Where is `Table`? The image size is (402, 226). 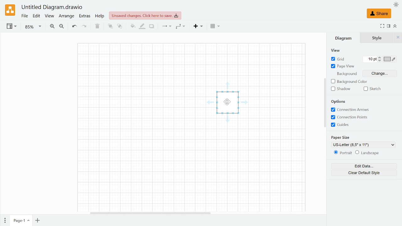
Table is located at coordinates (215, 27).